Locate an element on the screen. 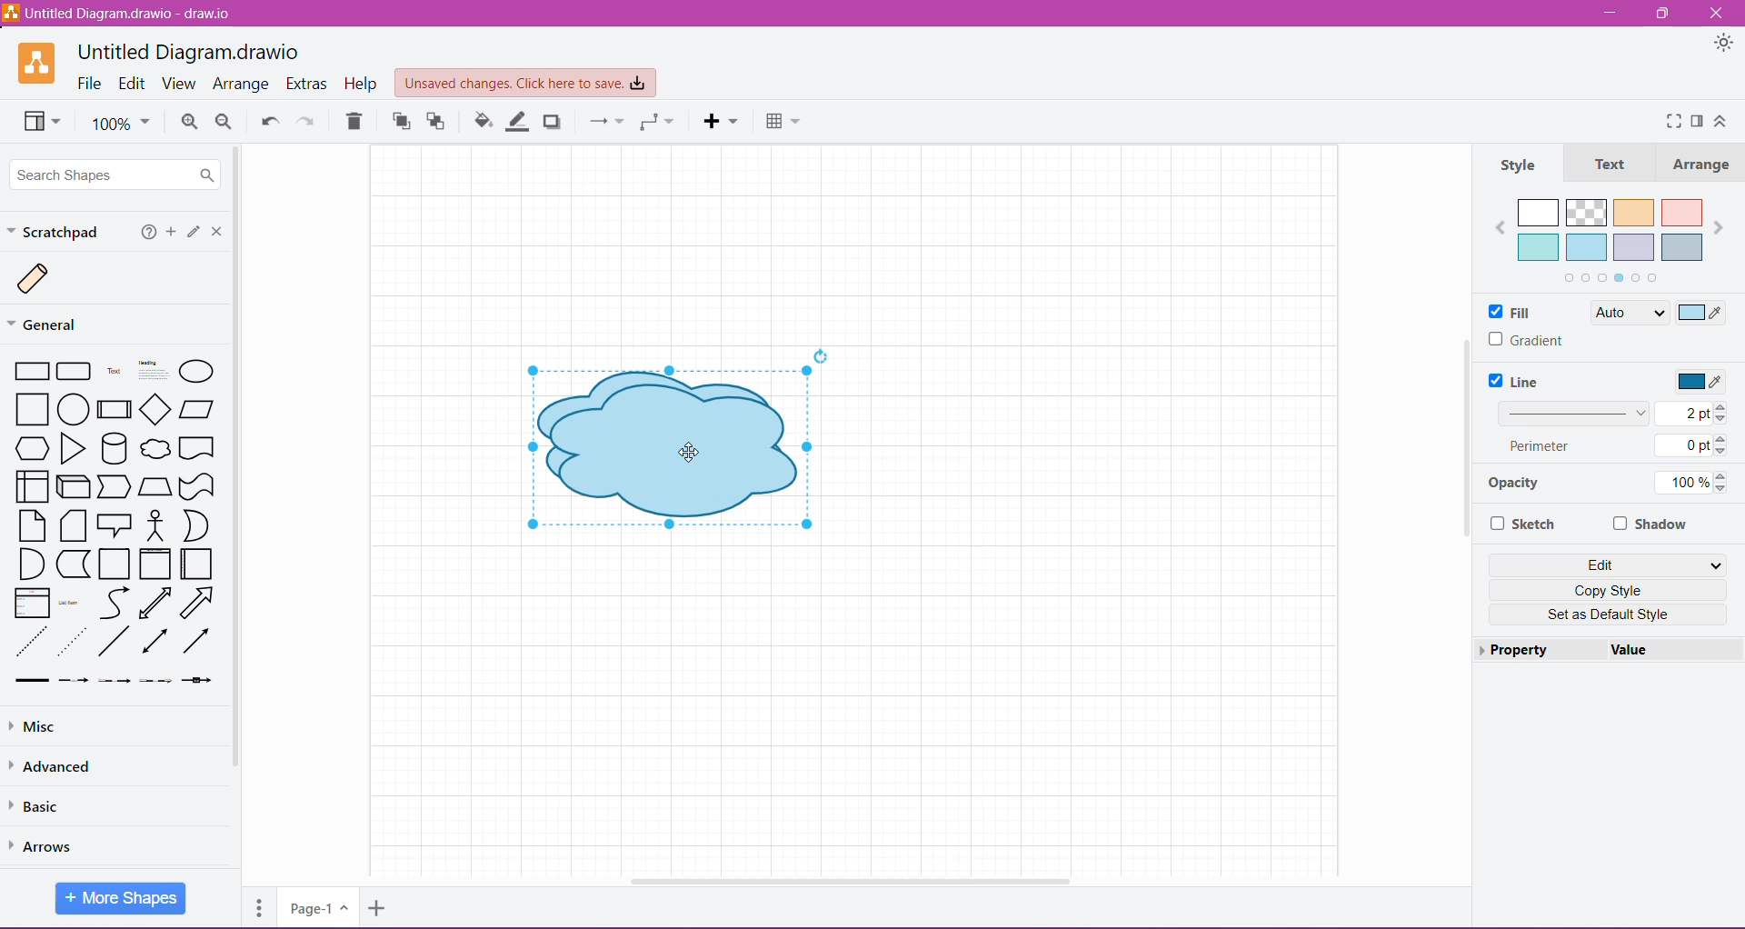  Sketch is located at coordinates (1524, 524).